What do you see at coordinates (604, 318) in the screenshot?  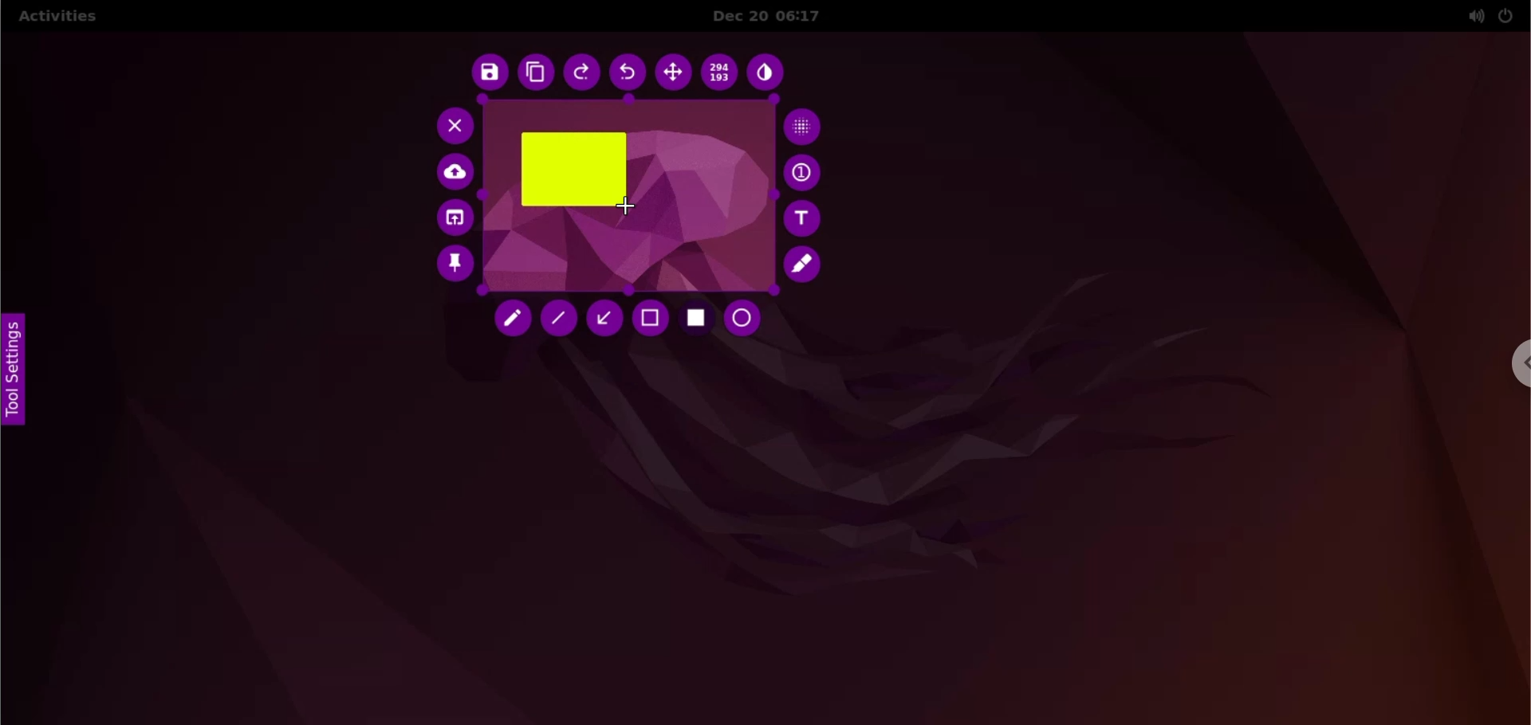 I see `arrow tool` at bounding box center [604, 318].